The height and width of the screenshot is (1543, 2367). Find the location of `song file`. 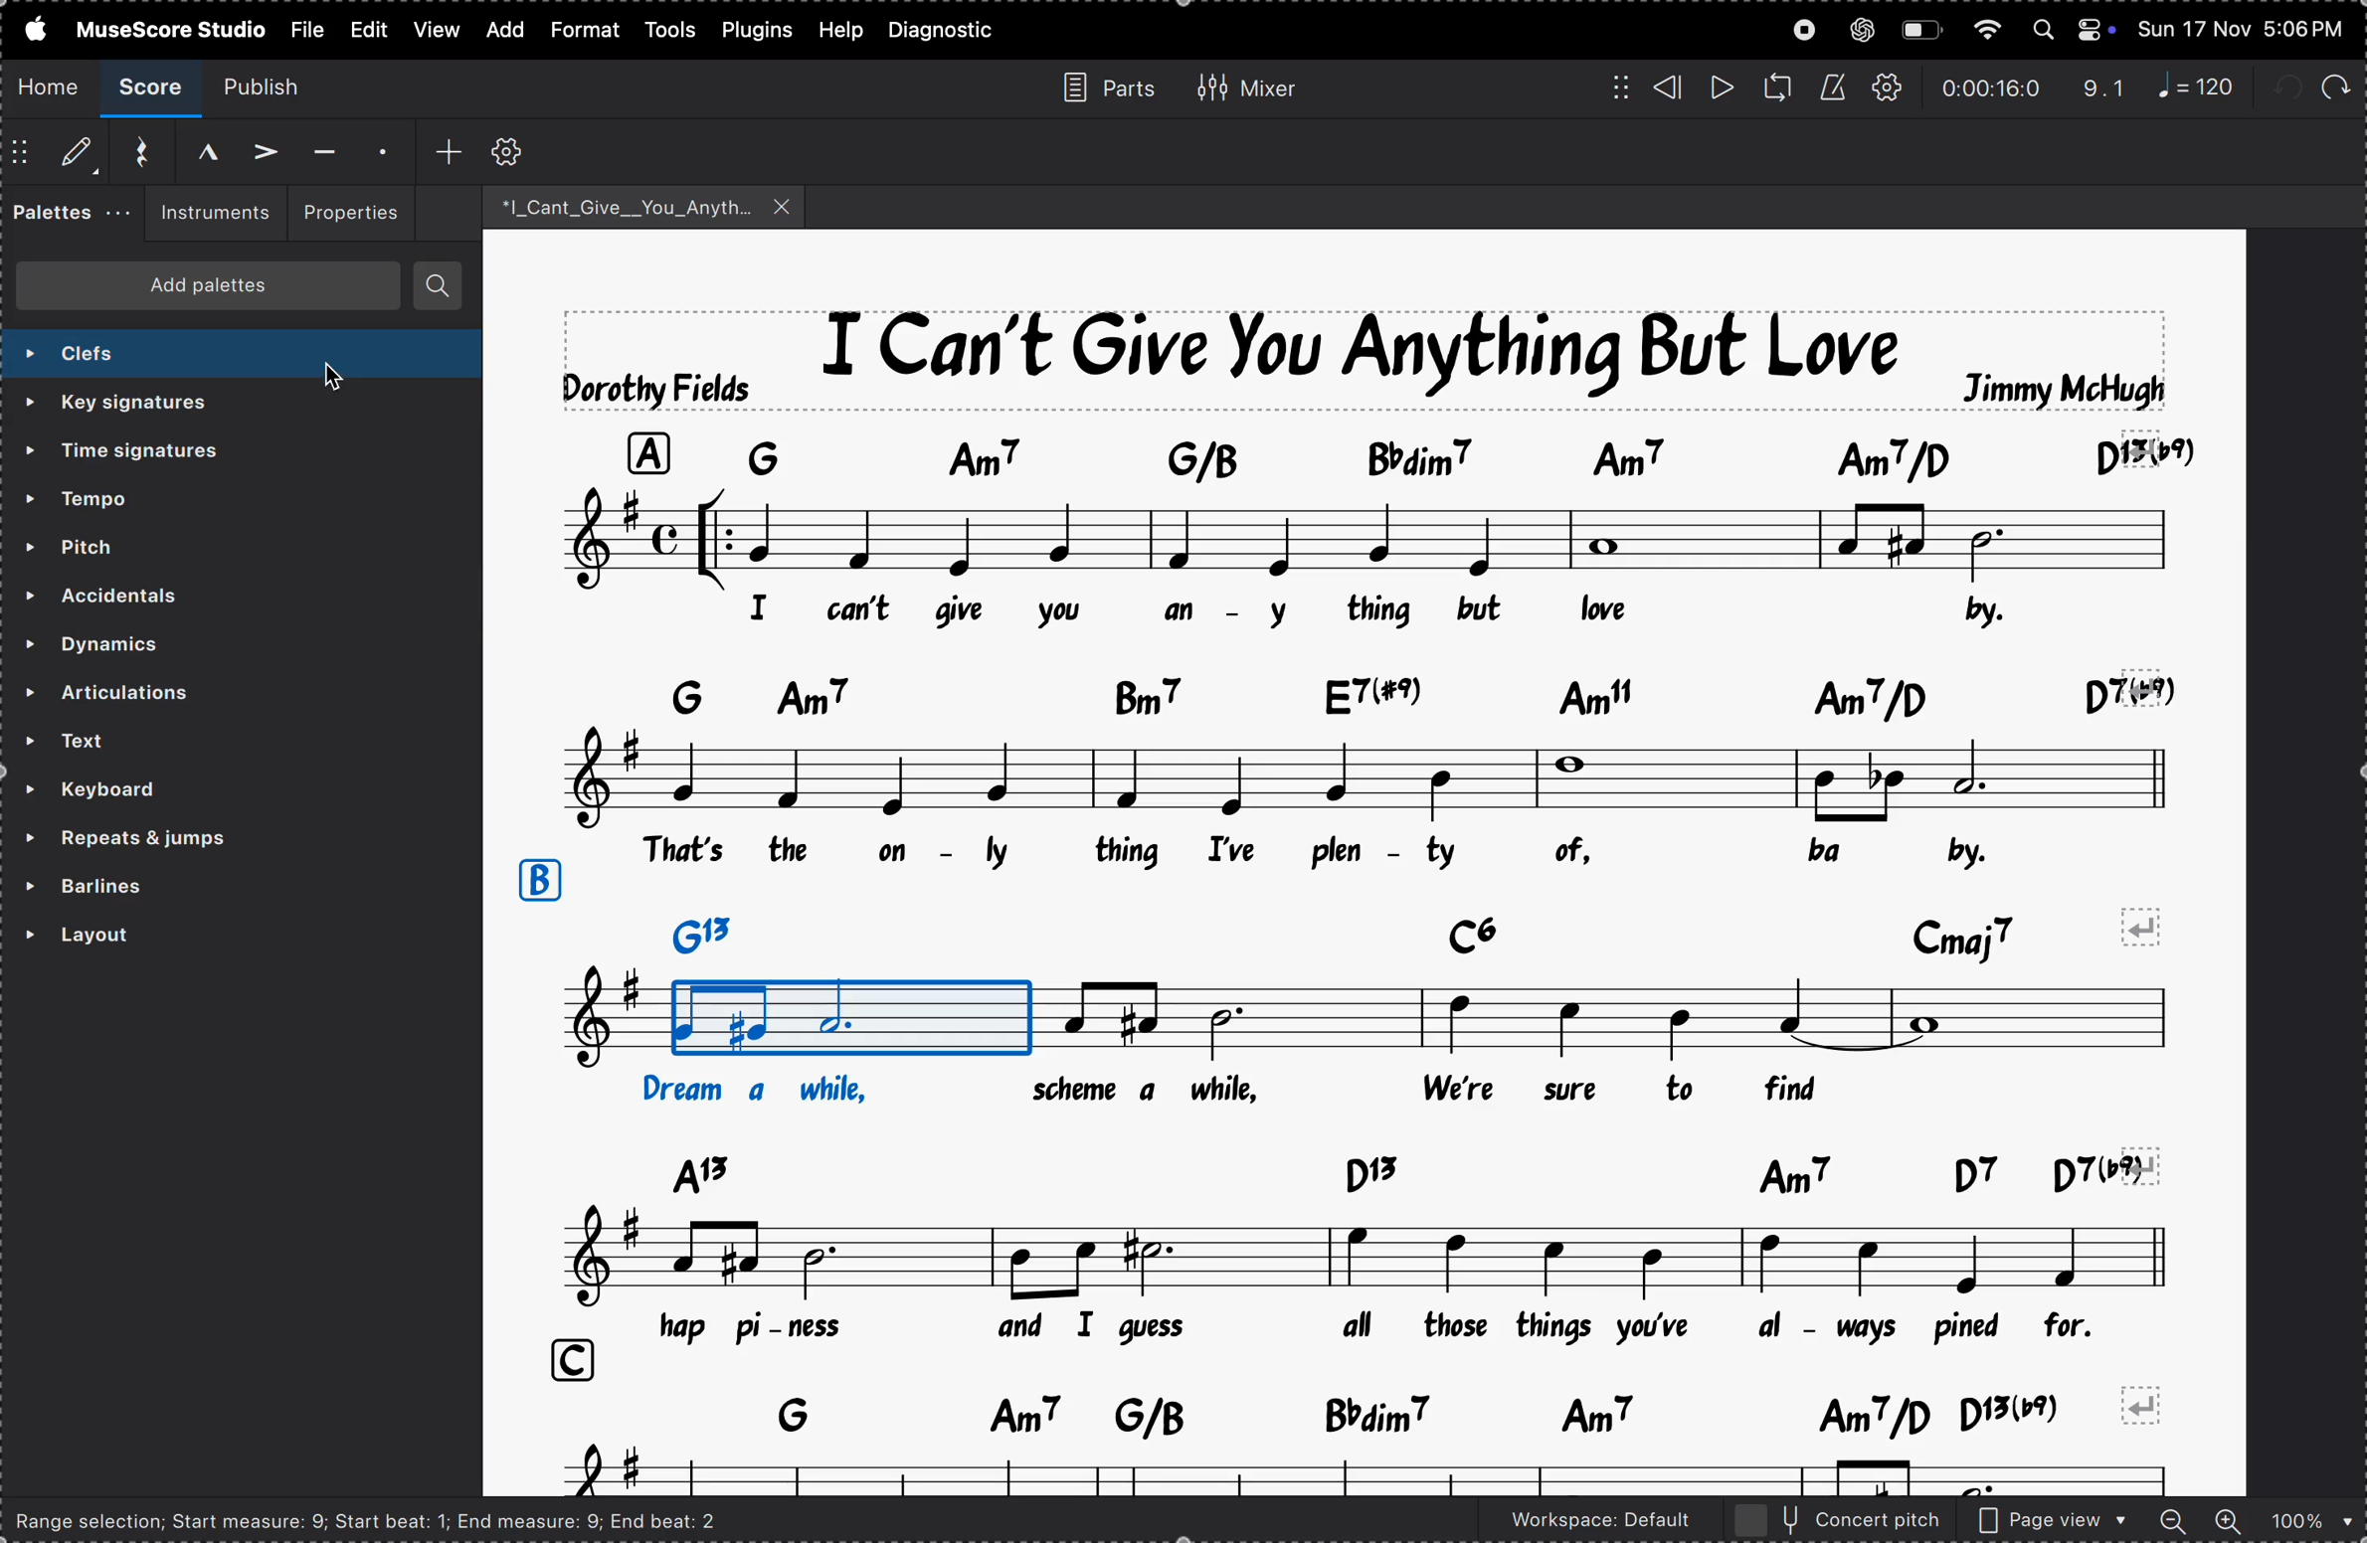

song file is located at coordinates (645, 206).